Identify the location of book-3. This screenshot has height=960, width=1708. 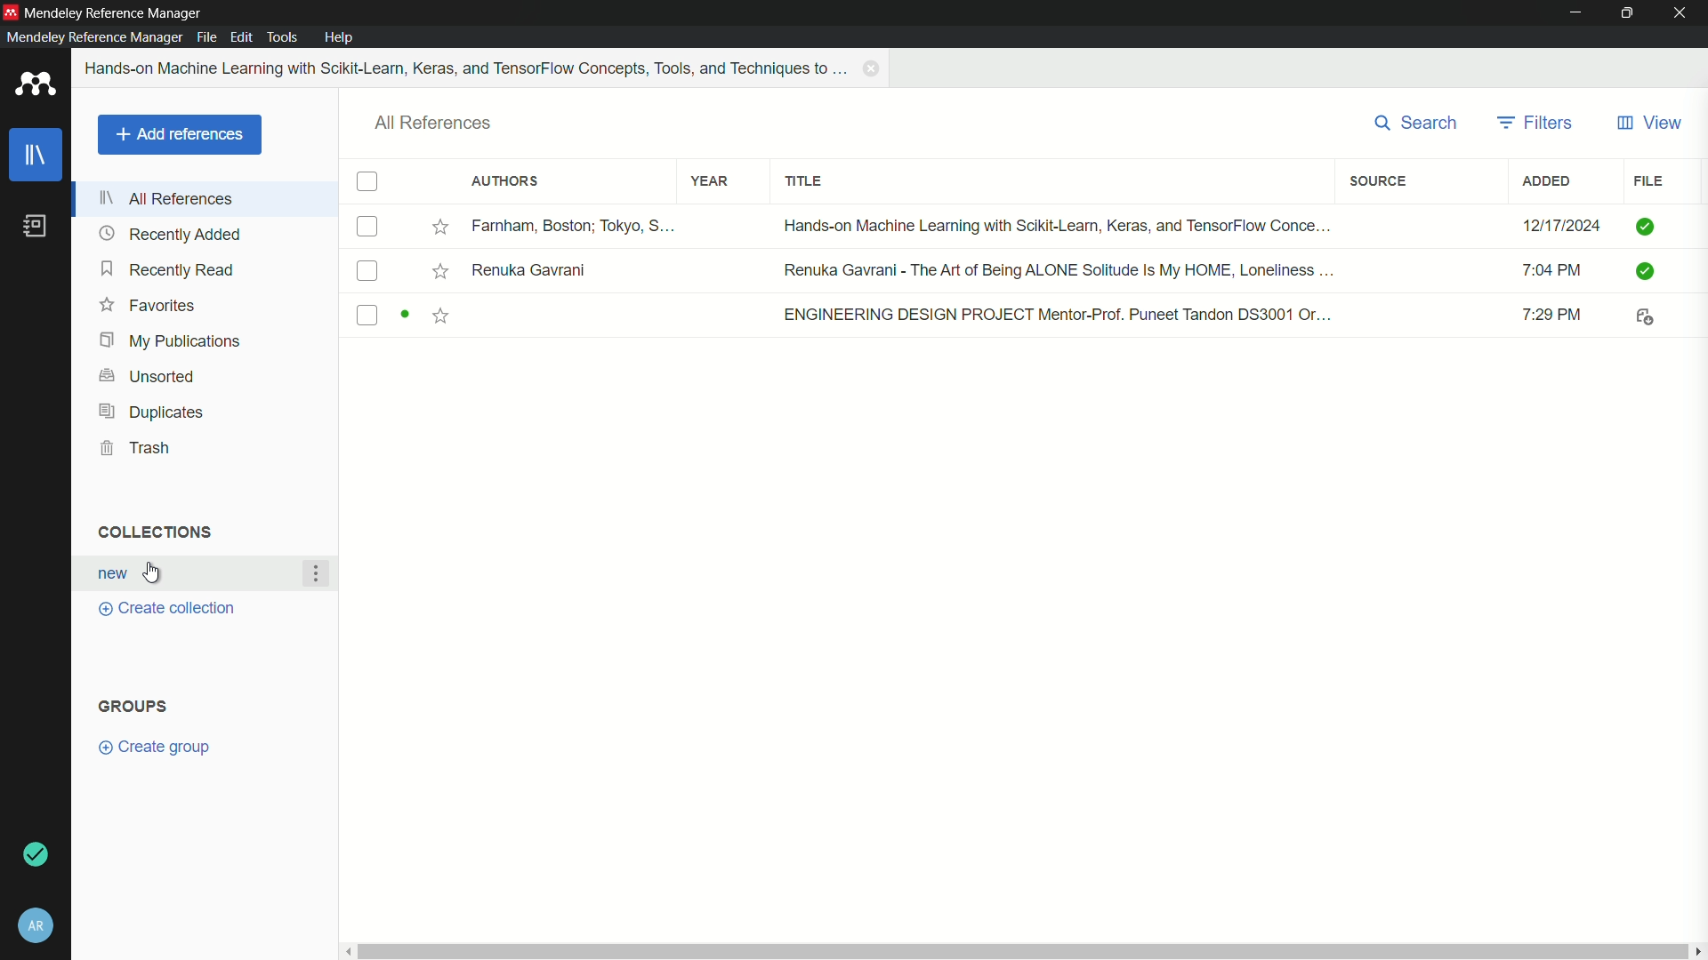
(1015, 316).